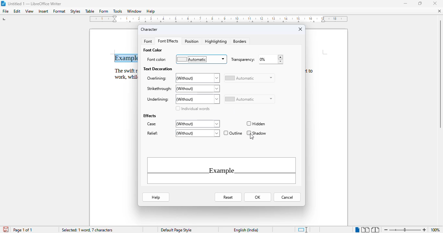 The height and width of the screenshot is (233, 443). What do you see at coordinates (435, 4) in the screenshot?
I see `close` at bounding box center [435, 4].